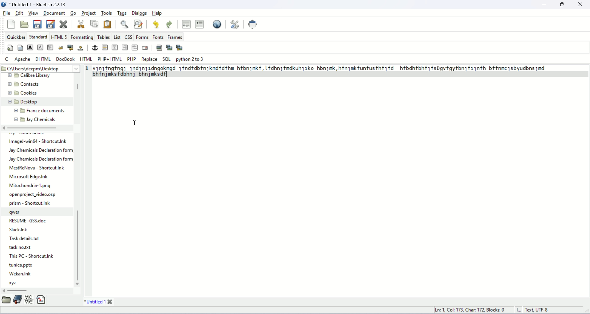 The width and height of the screenshot is (590, 314). What do you see at coordinates (31, 186) in the screenshot?
I see `Mitochondria-1.png` at bounding box center [31, 186].